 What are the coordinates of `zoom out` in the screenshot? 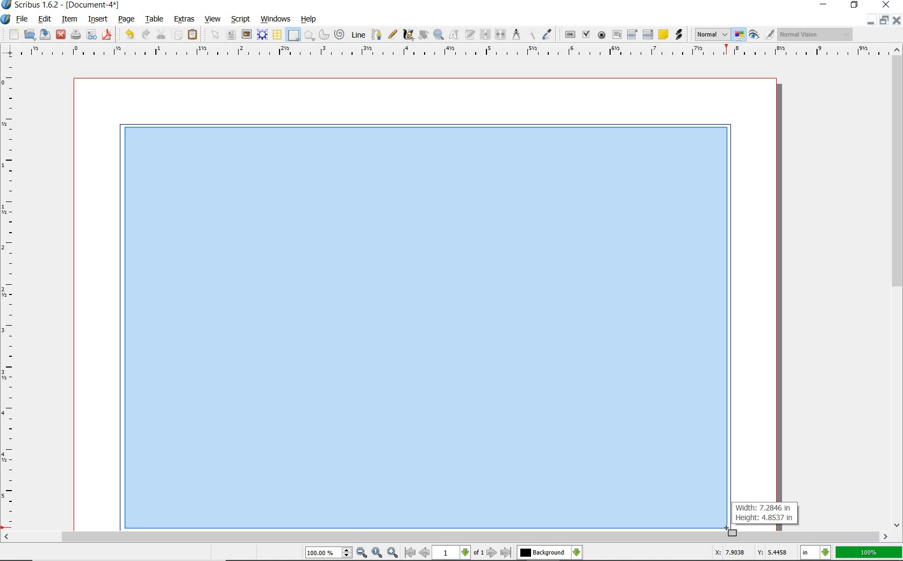 It's located at (362, 553).